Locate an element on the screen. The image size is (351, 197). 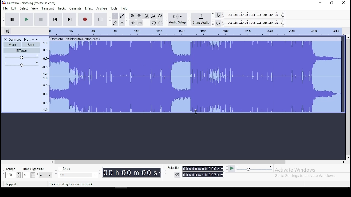
Audio Timeline is located at coordinates (191, 31).